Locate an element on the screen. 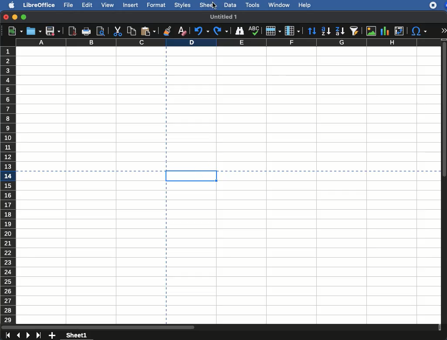 The width and height of the screenshot is (447, 340). special character is located at coordinates (419, 31).